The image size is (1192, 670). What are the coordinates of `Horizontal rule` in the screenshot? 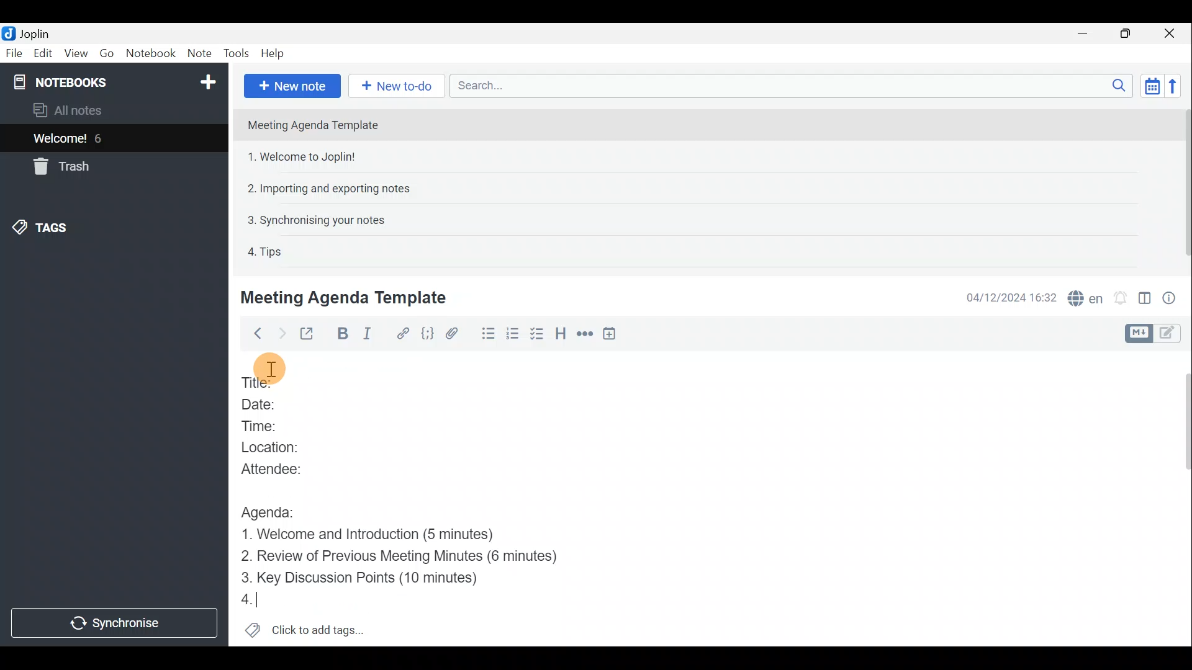 It's located at (584, 336).